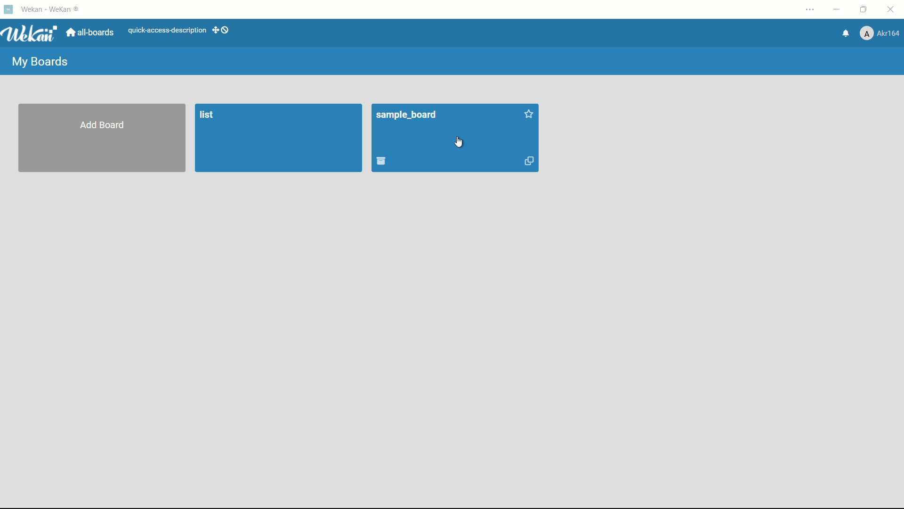 Image resolution: width=904 pixels, height=509 pixels. What do you see at coordinates (103, 125) in the screenshot?
I see `add baord` at bounding box center [103, 125].